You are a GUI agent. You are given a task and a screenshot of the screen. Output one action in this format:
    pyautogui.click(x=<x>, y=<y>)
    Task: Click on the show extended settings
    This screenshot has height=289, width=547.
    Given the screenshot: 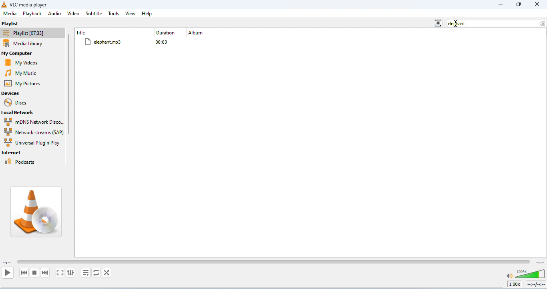 What is the action you would take?
    pyautogui.click(x=71, y=273)
    